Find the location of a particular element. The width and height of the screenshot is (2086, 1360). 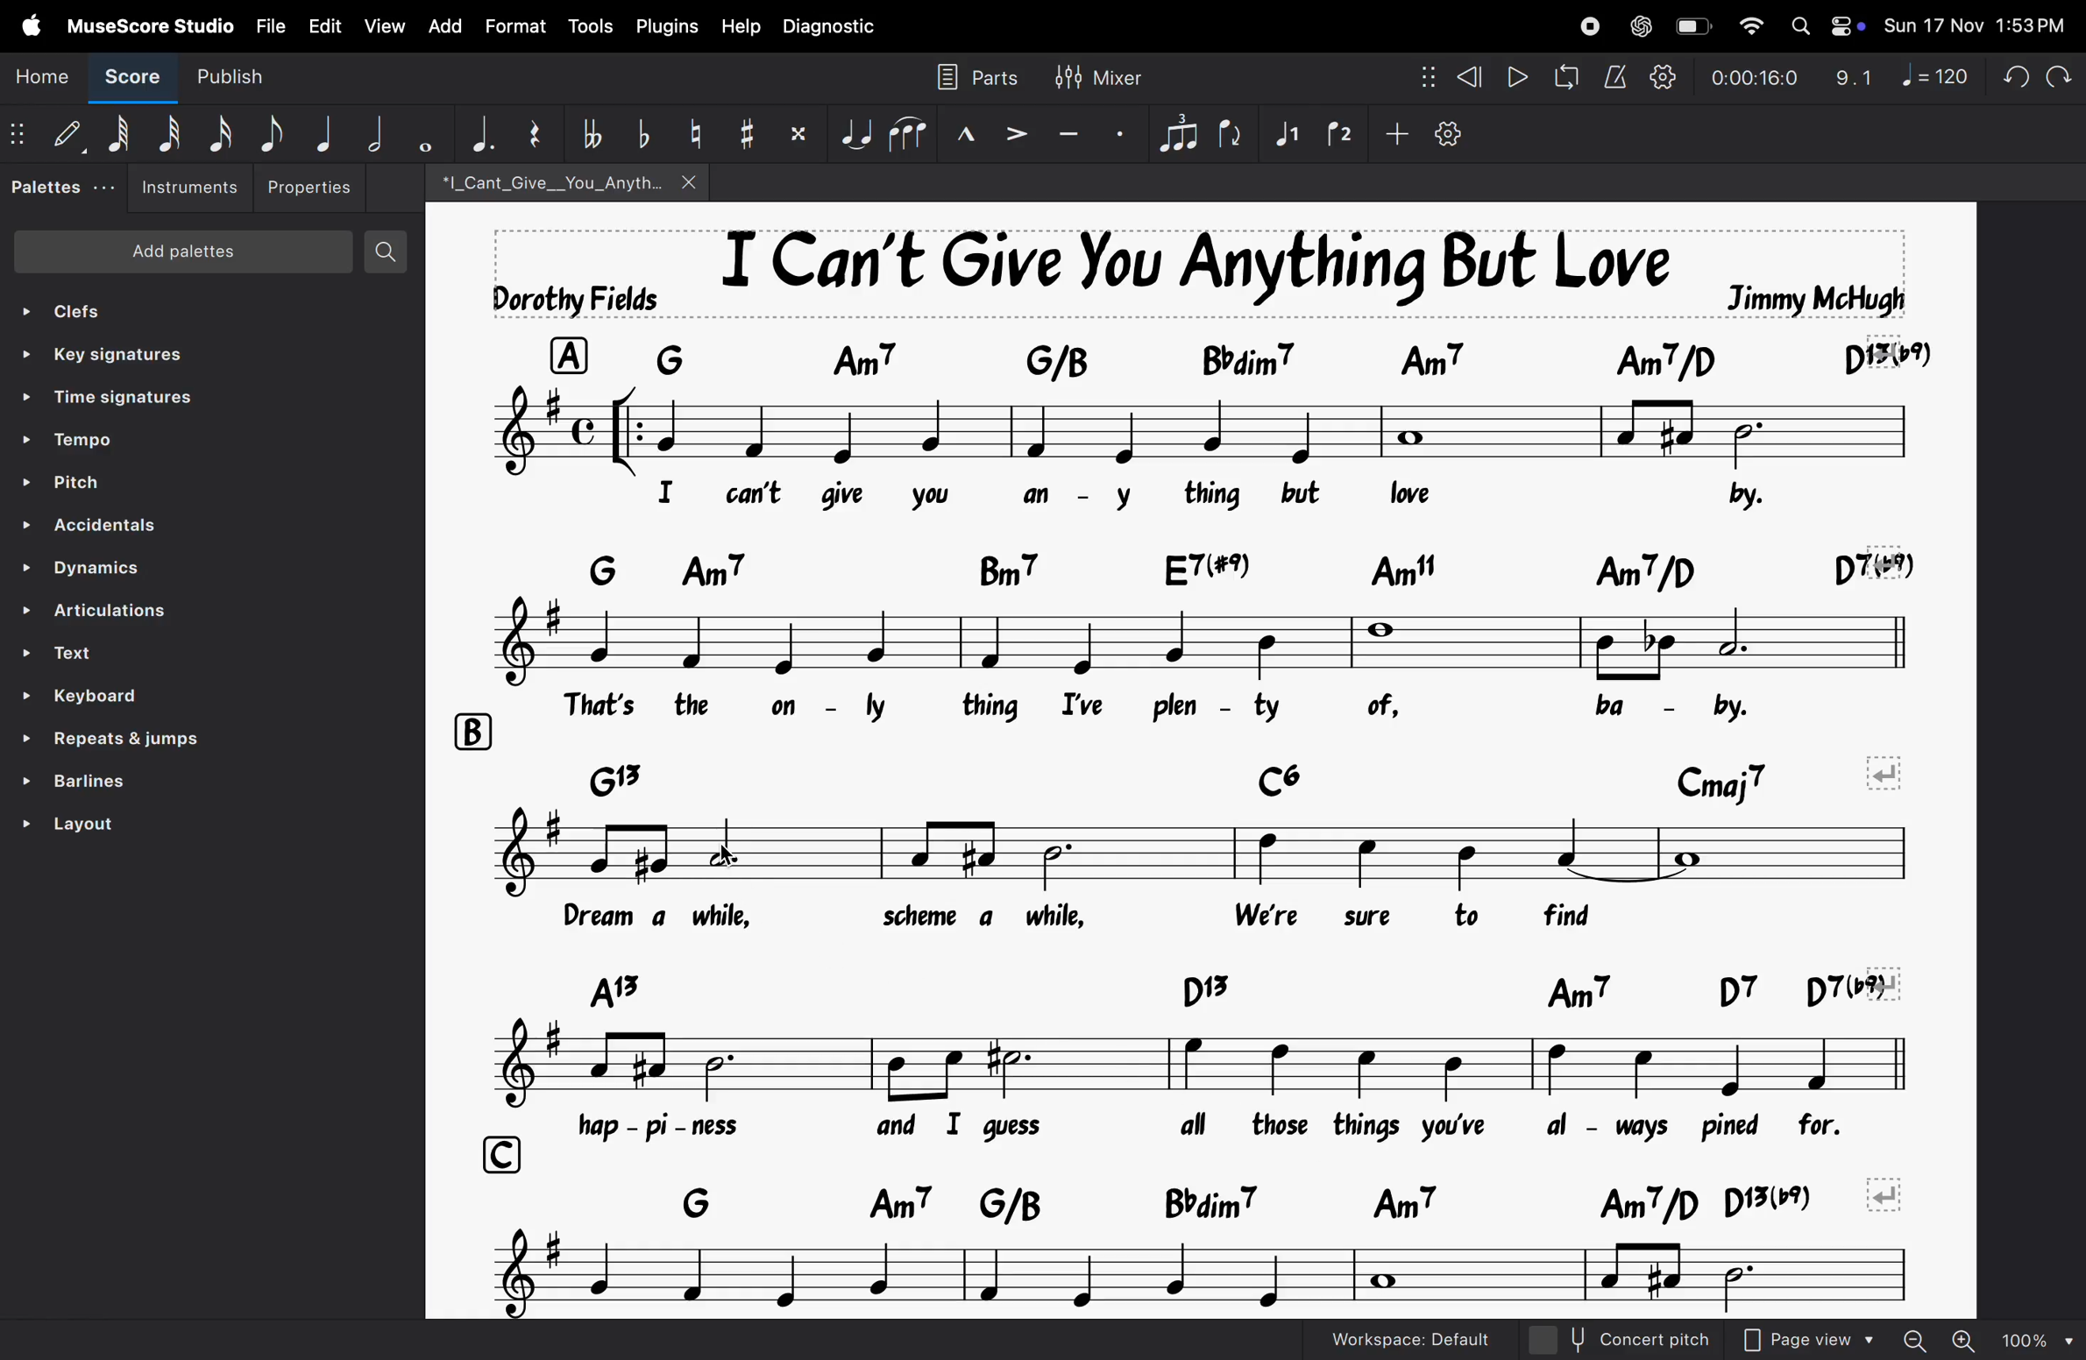

half note is located at coordinates (371, 133).